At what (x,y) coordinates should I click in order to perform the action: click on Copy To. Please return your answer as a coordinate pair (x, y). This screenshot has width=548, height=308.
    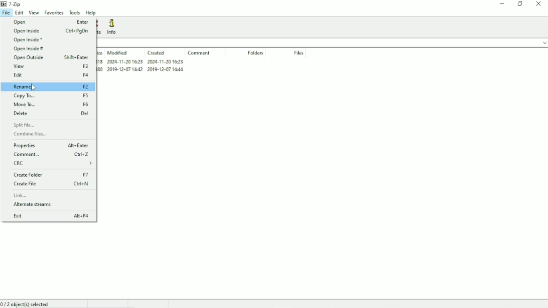
    Looking at the image, I should click on (51, 96).